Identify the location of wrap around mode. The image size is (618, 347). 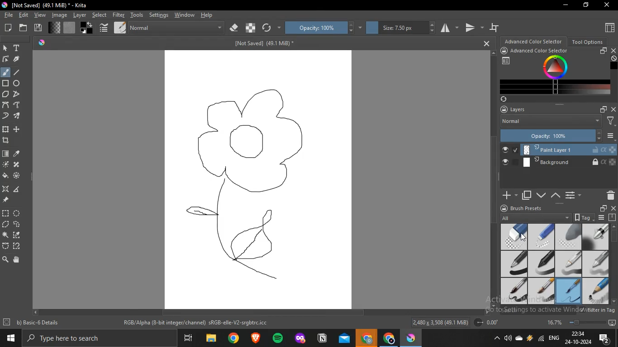
(495, 27).